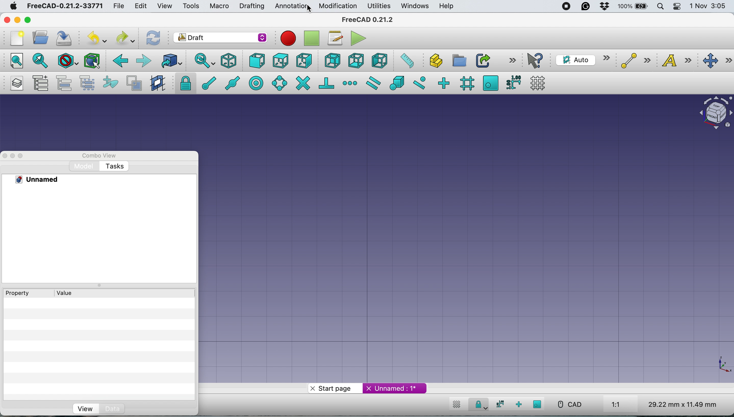 The height and width of the screenshot is (417, 734). I want to click on workbench, so click(220, 37).